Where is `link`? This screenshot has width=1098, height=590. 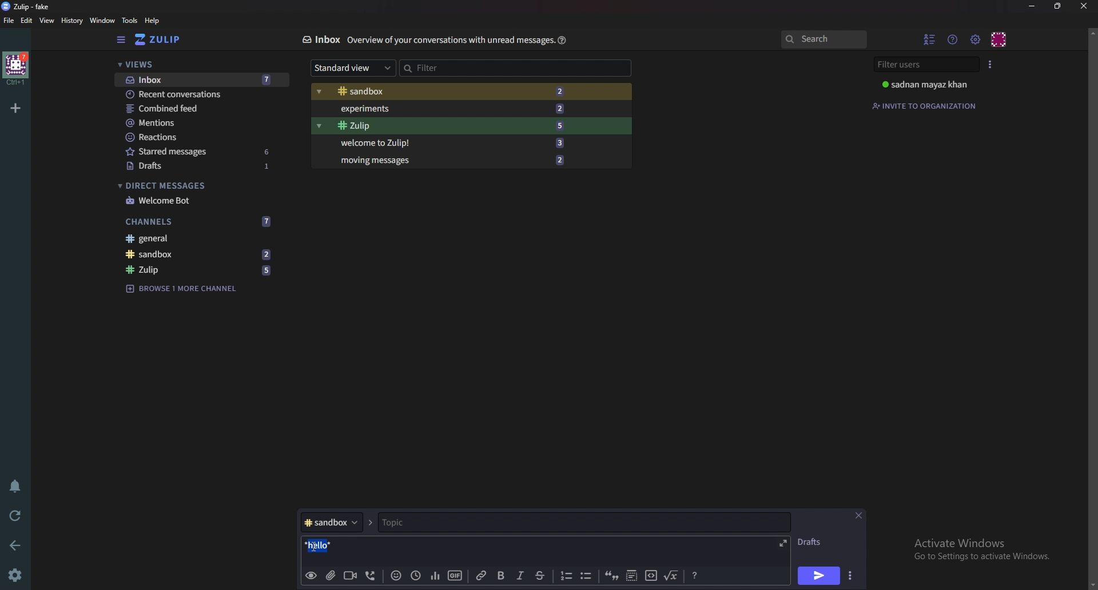
link is located at coordinates (482, 576).